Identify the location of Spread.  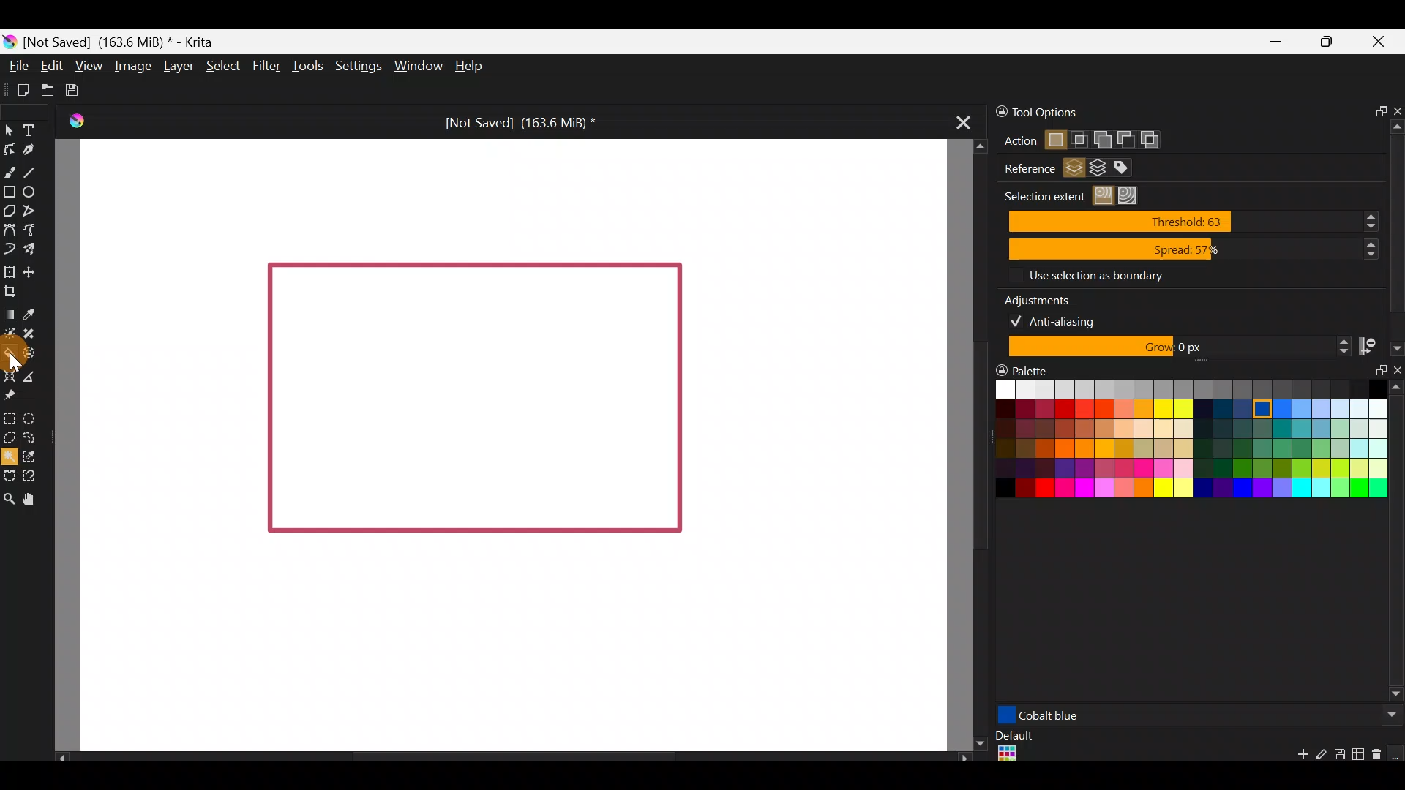
(1194, 250).